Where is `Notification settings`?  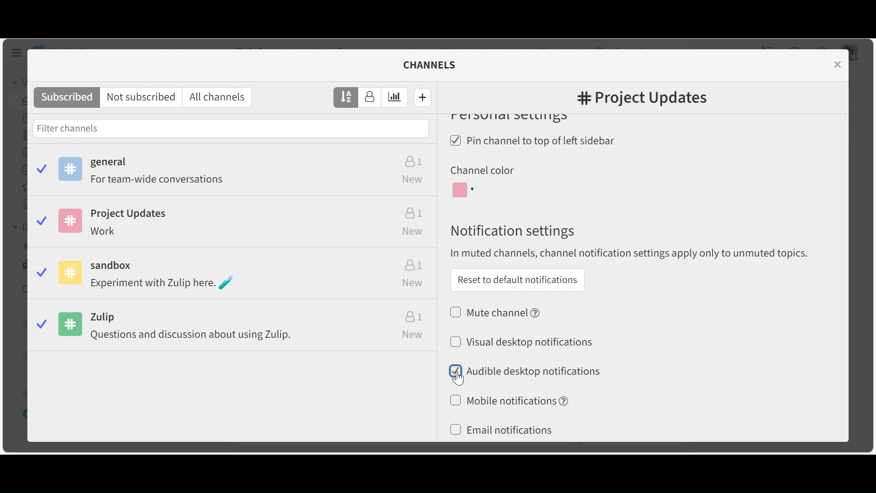
Notification settings is located at coordinates (511, 231).